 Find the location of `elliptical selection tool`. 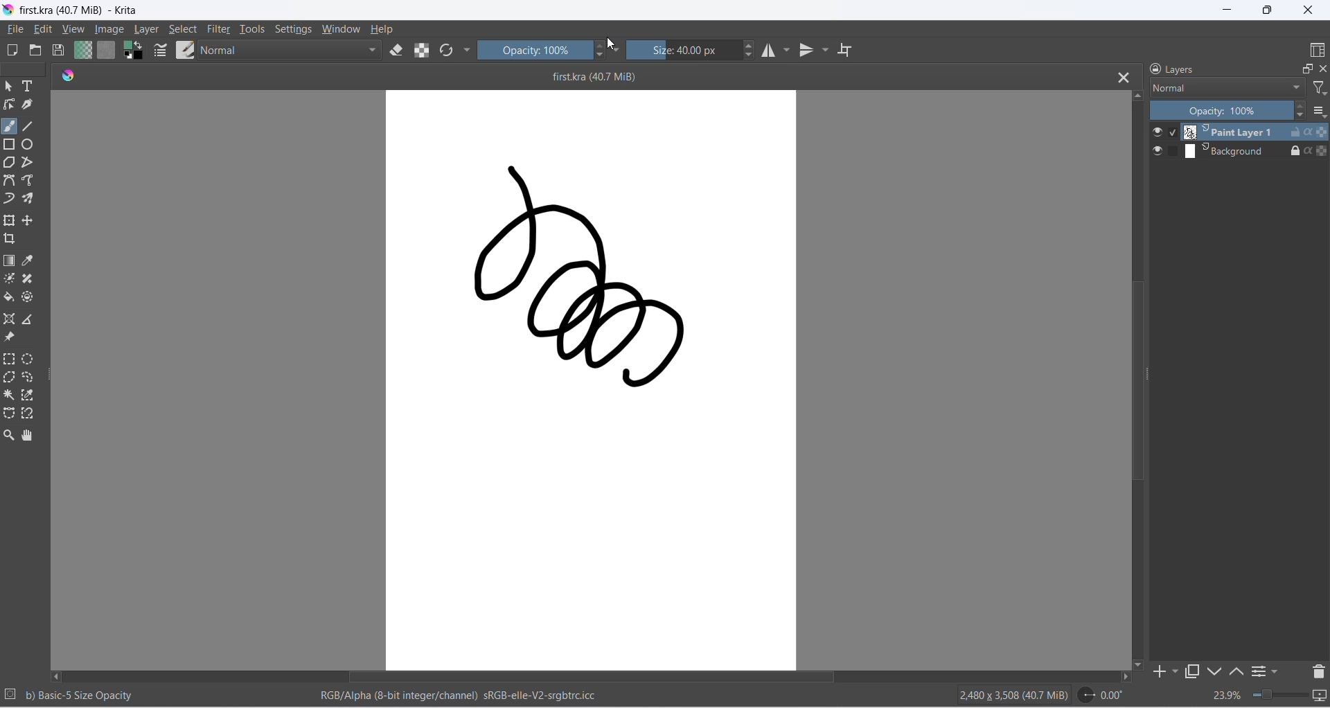

elliptical selection tool is located at coordinates (28, 359).